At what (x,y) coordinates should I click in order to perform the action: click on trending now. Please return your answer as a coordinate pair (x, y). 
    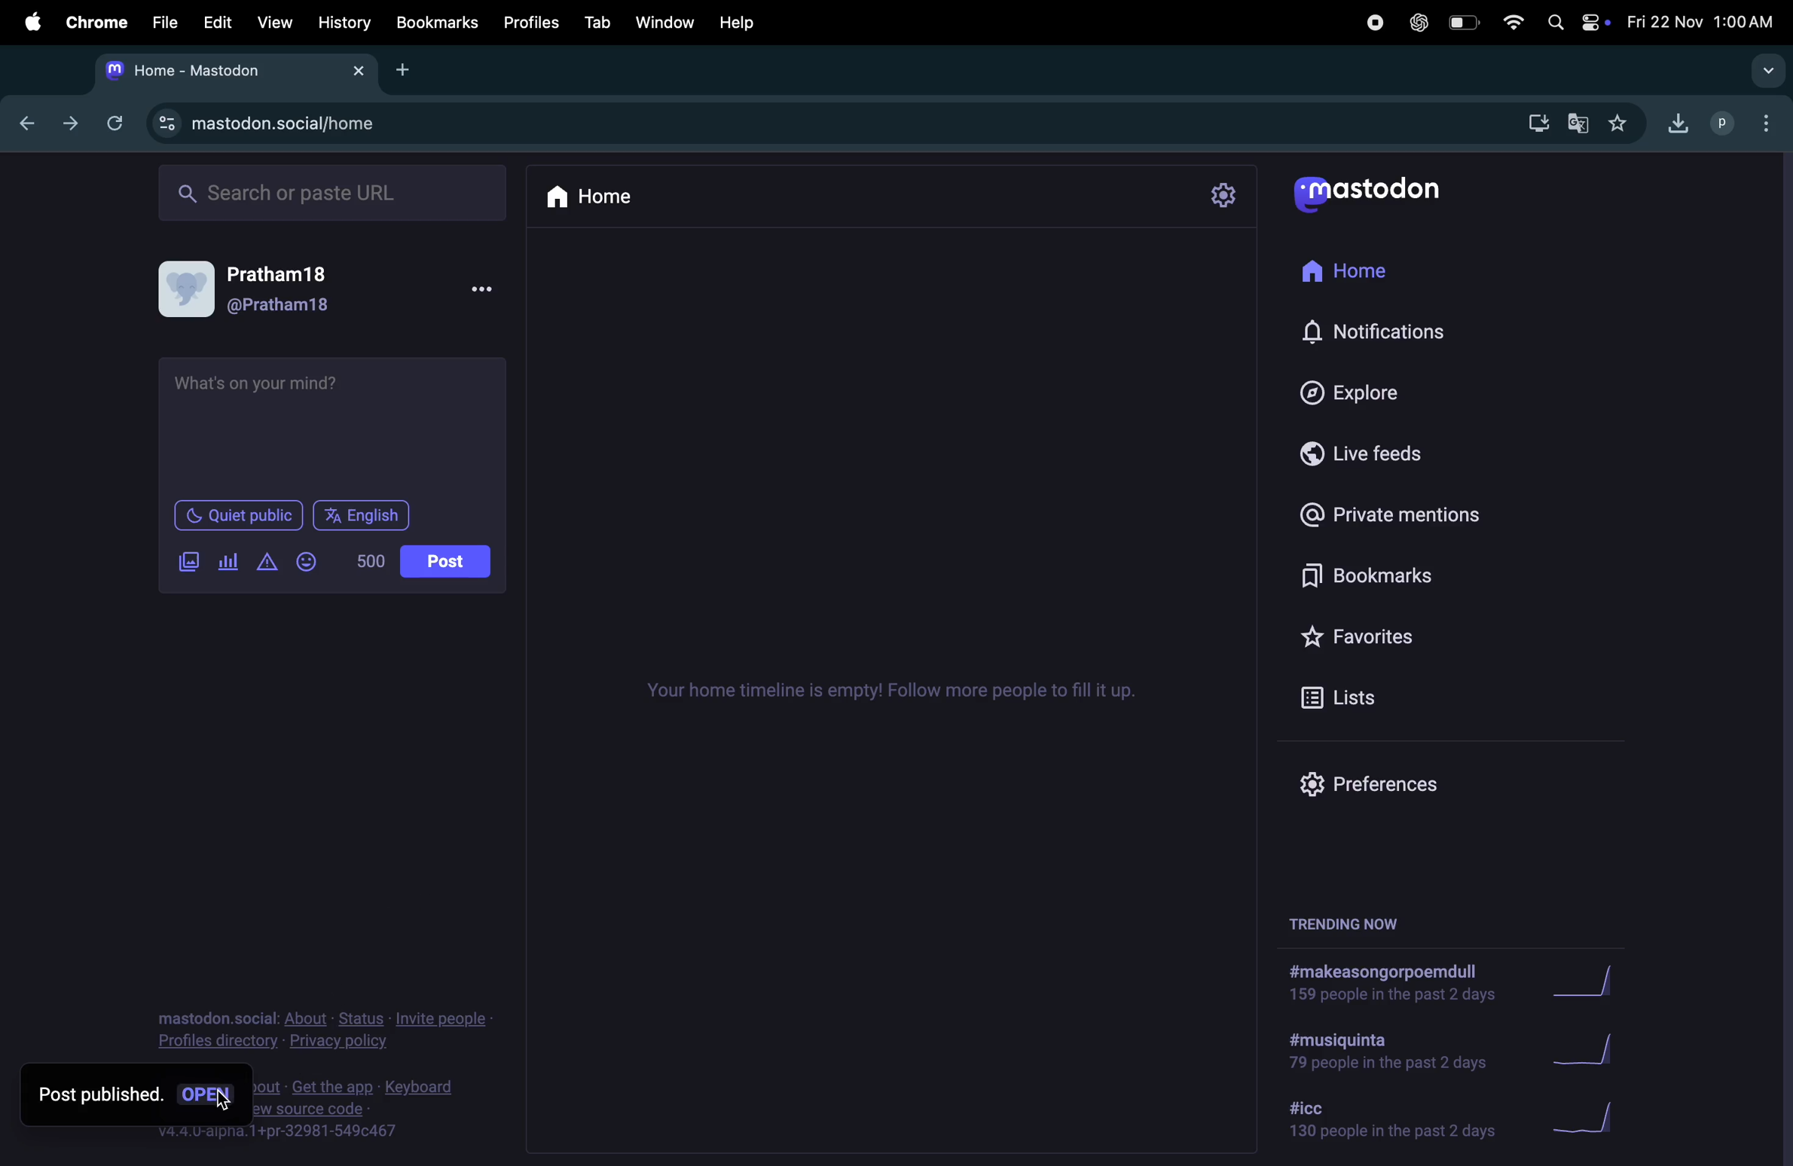
    Looking at the image, I should click on (1344, 926).